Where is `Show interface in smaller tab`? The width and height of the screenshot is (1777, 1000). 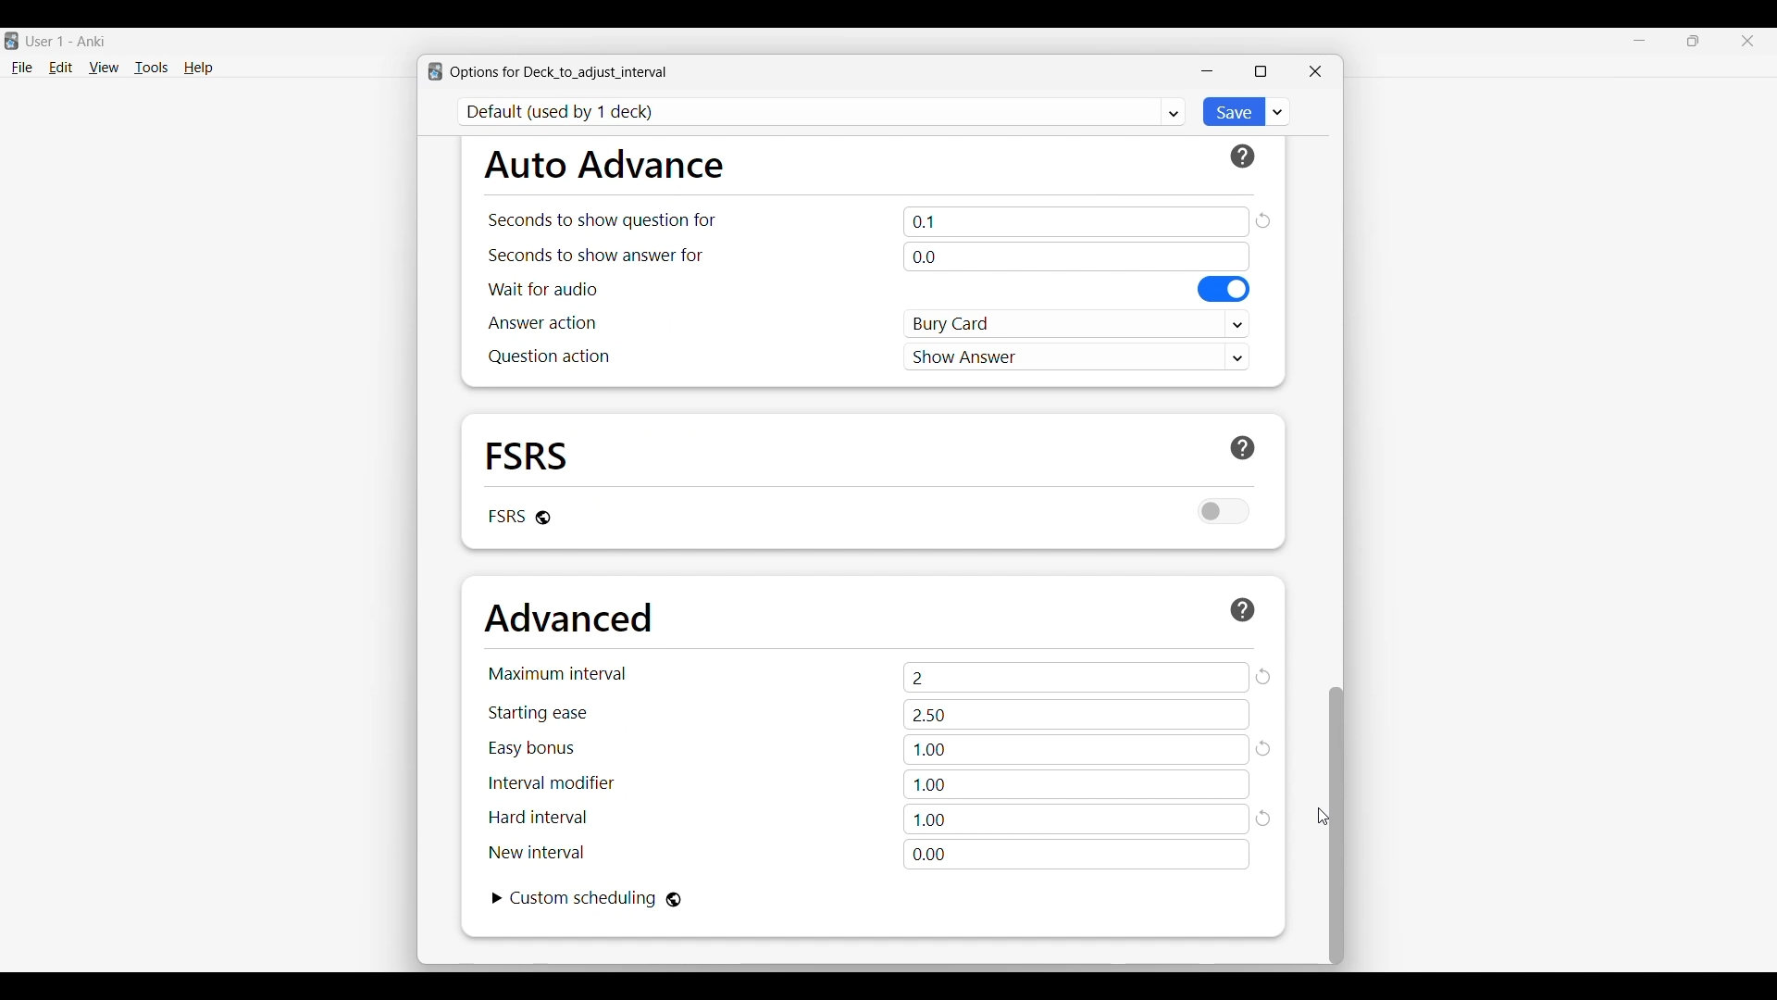 Show interface in smaller tab is located at coordinates (1694, 41).